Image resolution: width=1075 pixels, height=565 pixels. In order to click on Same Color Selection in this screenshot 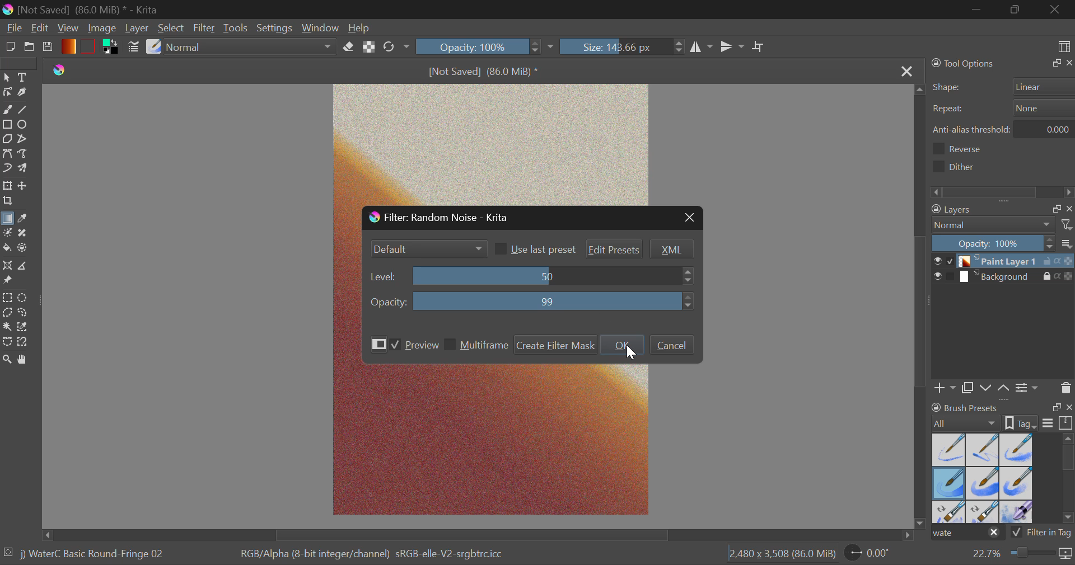, I will do `click(26, 328)`.